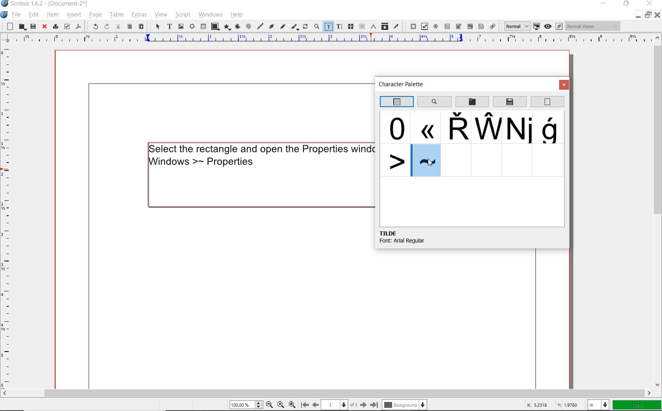  I want to click on link text frames, so click(351, 27).